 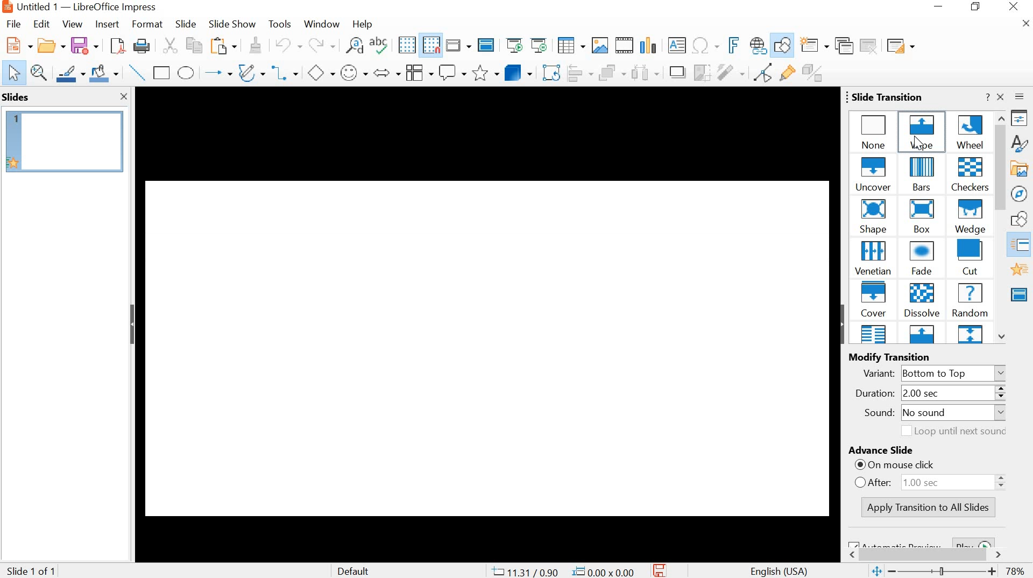 I want to click on Filter, so click(x=730, y=73).